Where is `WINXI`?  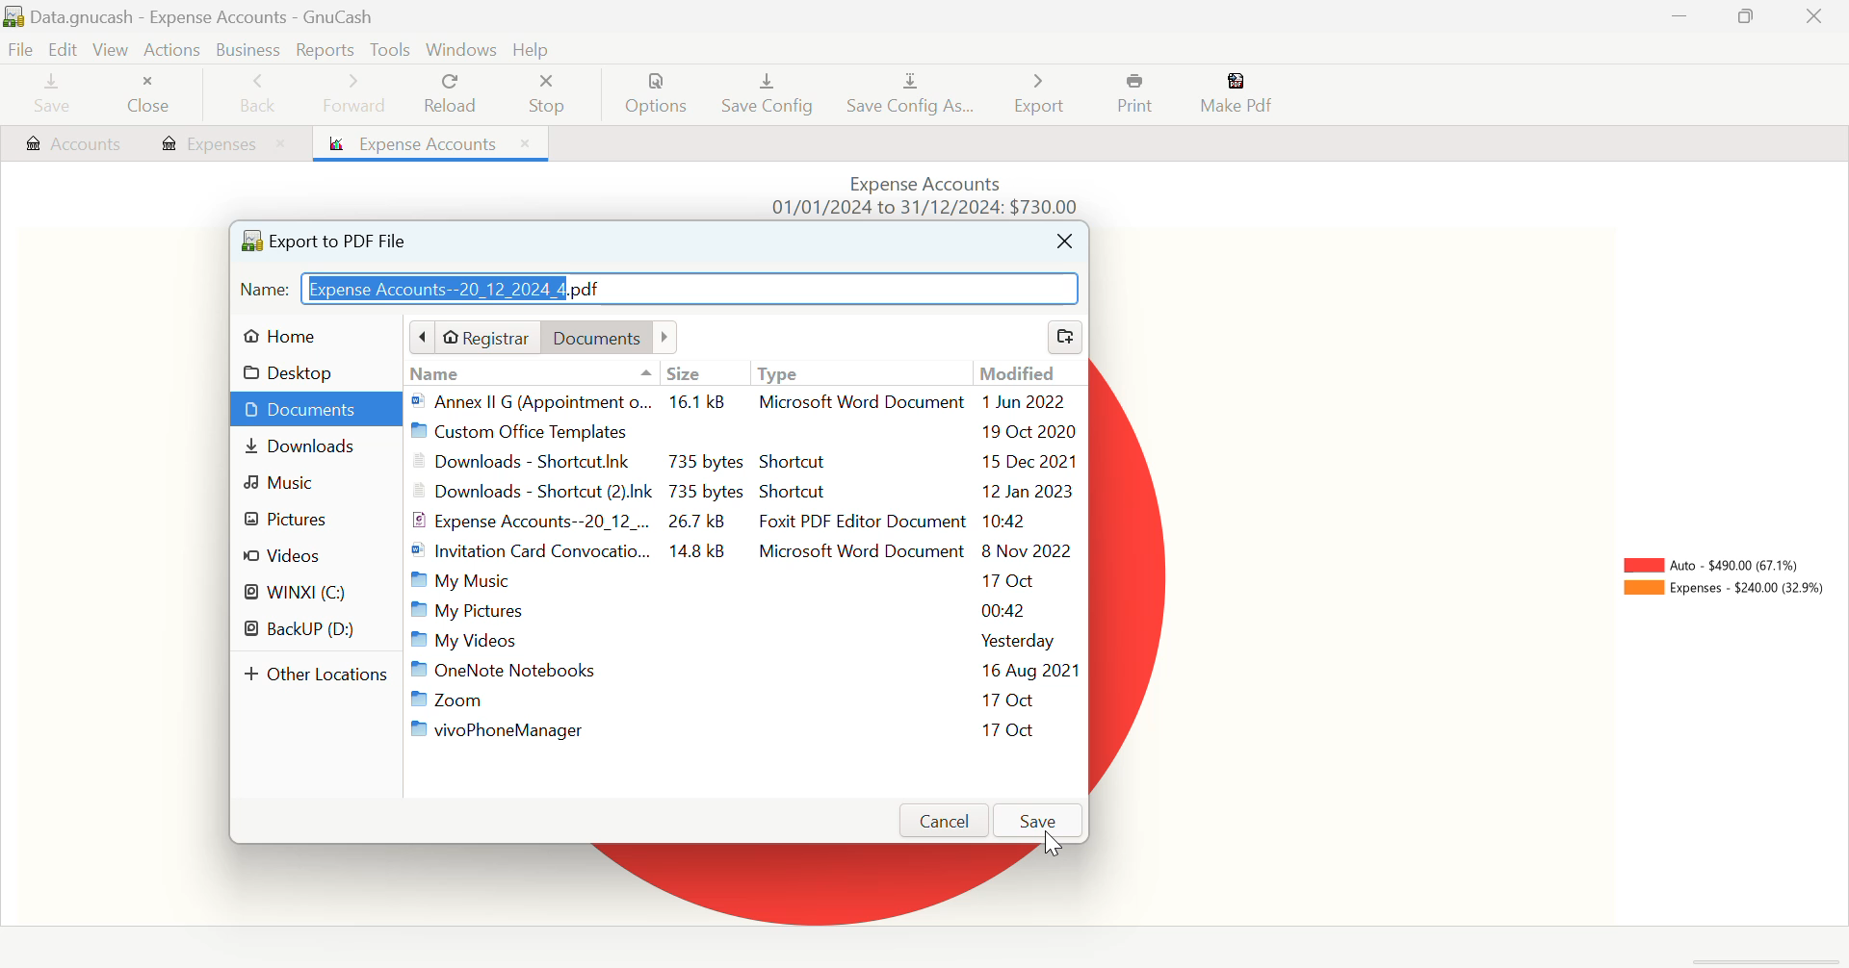
WINXI is located at coordinates (304, 593).